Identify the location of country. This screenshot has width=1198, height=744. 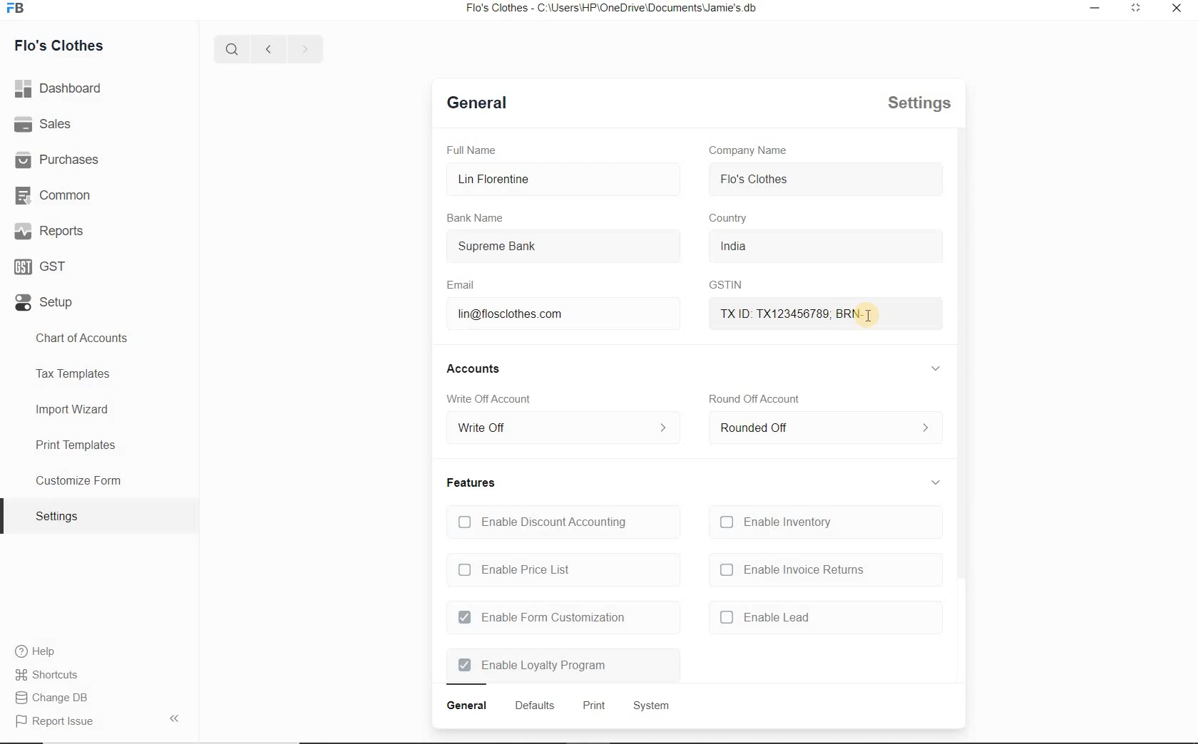
(730, 219).